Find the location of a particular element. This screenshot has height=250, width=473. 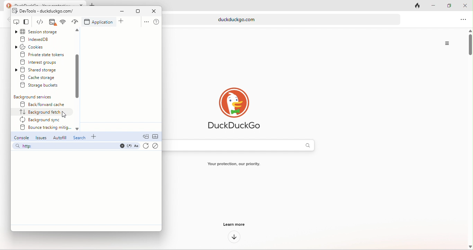

bounce tracking mitig is located at coordinates (44, 128).